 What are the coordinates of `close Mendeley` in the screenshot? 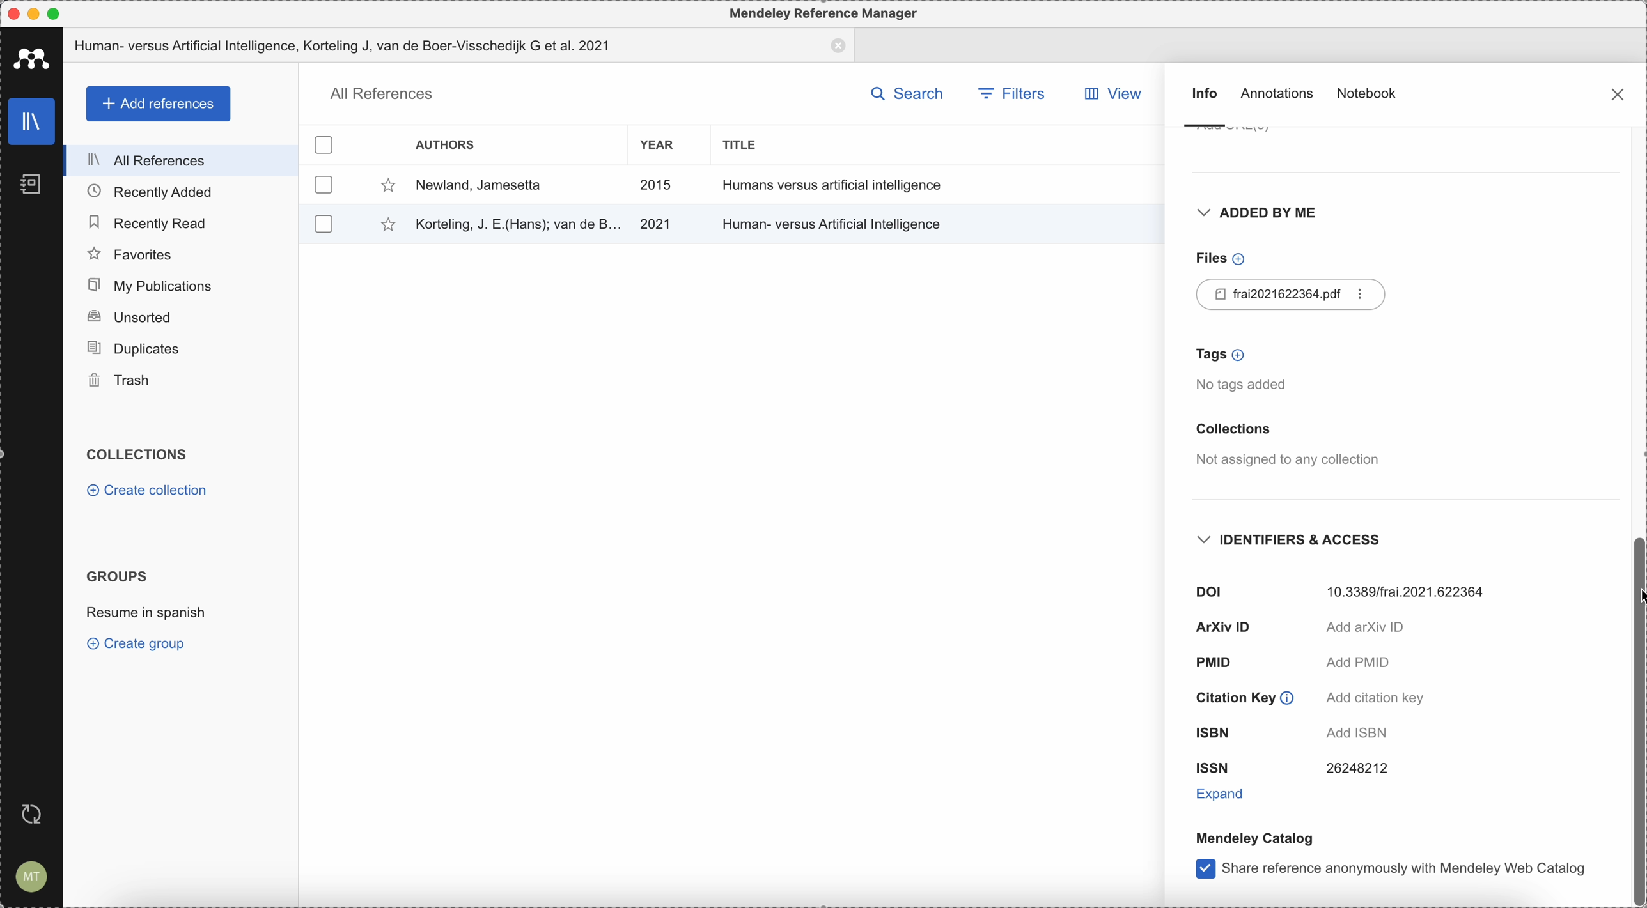 It's located at (12, 13).